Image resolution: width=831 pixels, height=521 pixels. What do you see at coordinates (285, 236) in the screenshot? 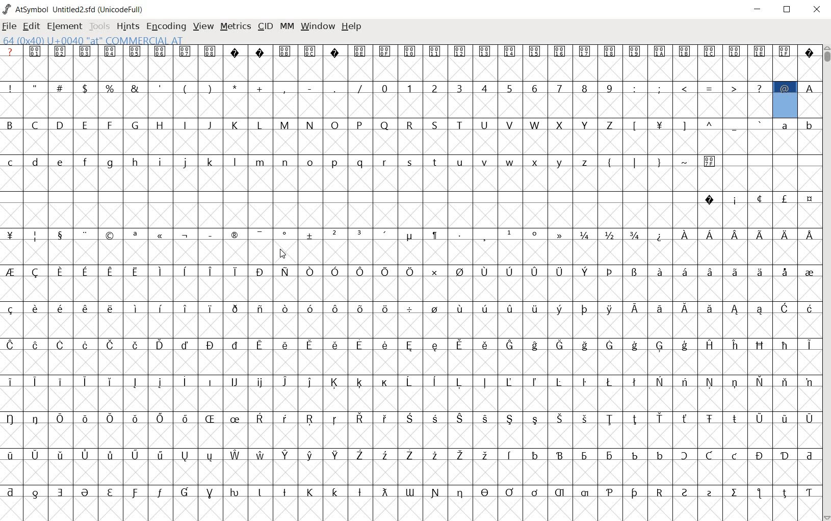
I see `special characters` at bounding box center [285, 236].